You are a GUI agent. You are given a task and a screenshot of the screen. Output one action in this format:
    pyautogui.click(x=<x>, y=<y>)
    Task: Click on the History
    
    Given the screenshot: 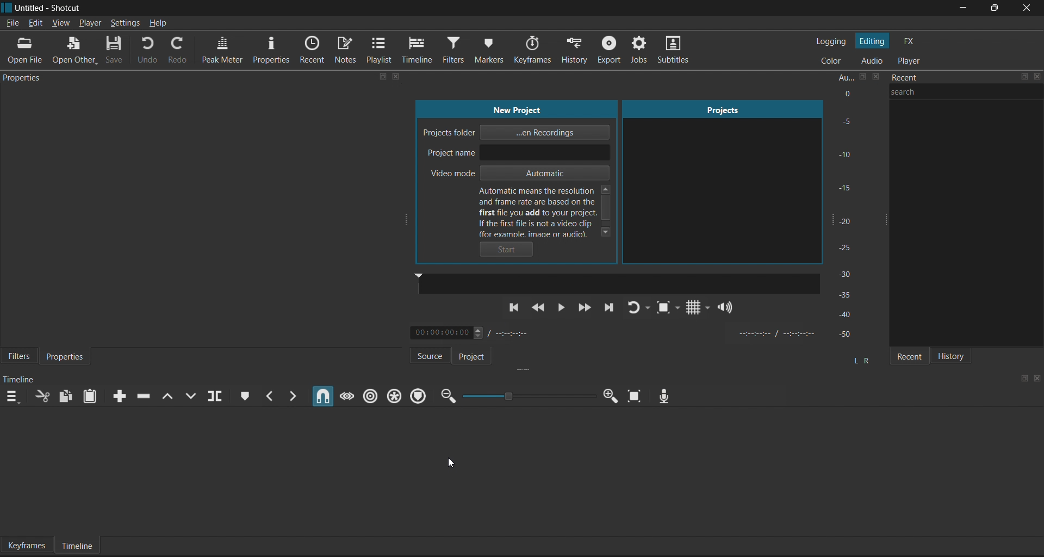 What is the action you would take?
    pyautogui.click(x=956, y=355)
    